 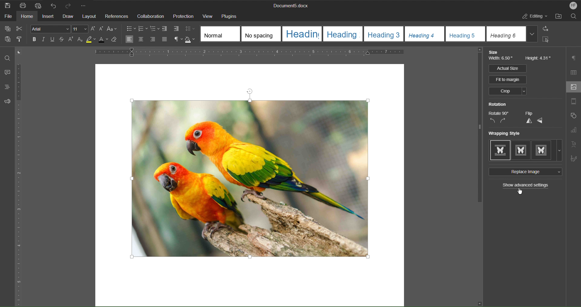 I want to click on Vertical Ruler, so click(x=20, y=186).